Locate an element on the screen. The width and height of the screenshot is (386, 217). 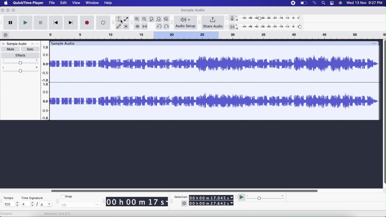
Playback meter is located at coordinates (233, 27).